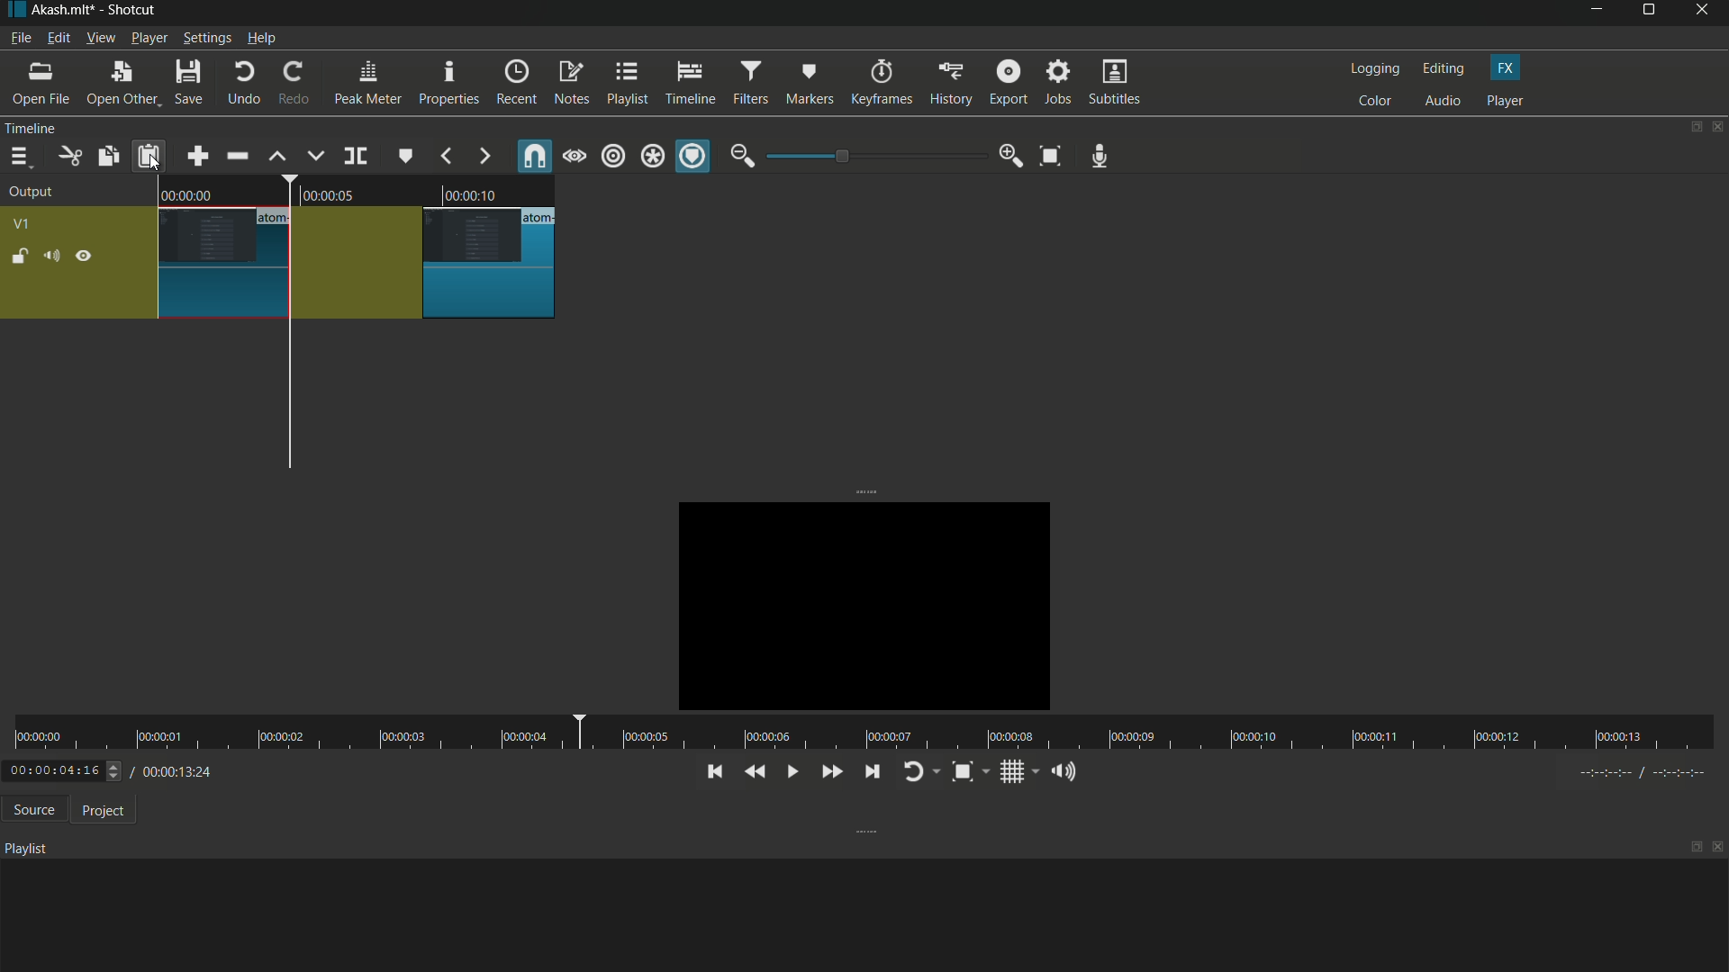 The image size is (1729, 972). What do you see at coordinates (484, 193) in the screenshot?
I see `|00:00:10` at bounding box center [484, 193].